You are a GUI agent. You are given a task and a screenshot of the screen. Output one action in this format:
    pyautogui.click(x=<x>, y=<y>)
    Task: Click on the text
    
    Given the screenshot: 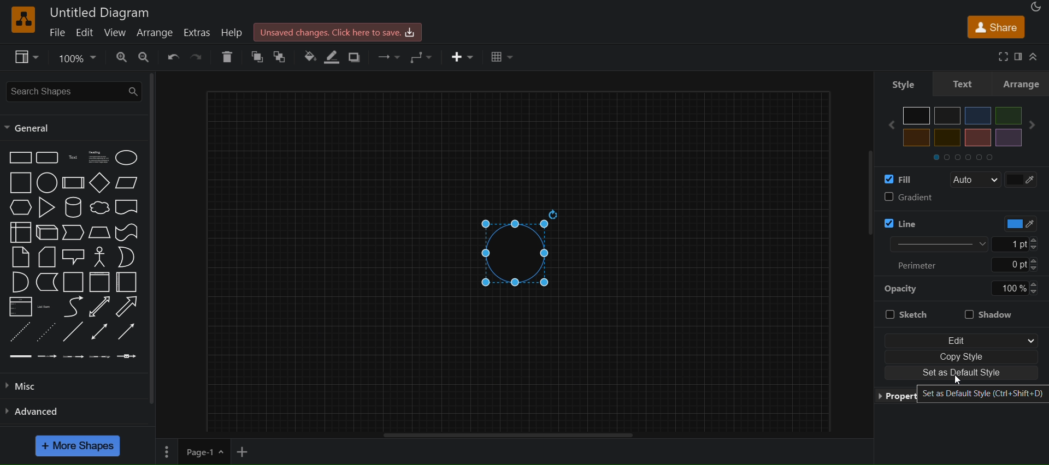 What is the action you would take?
    pyautogui.click(x=74, y=158)
    